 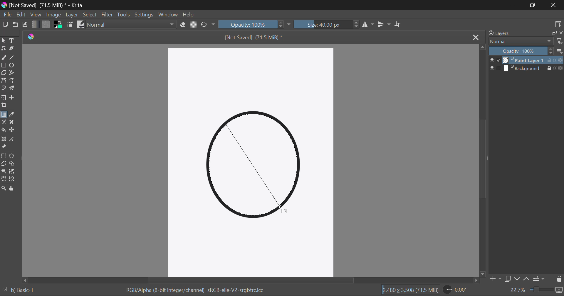 I want to click on close, so click(x=561, y=33).